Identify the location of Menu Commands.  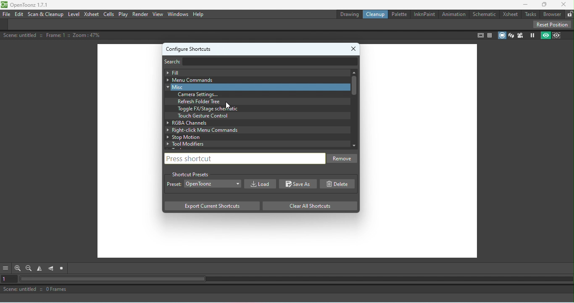
(254, 80).